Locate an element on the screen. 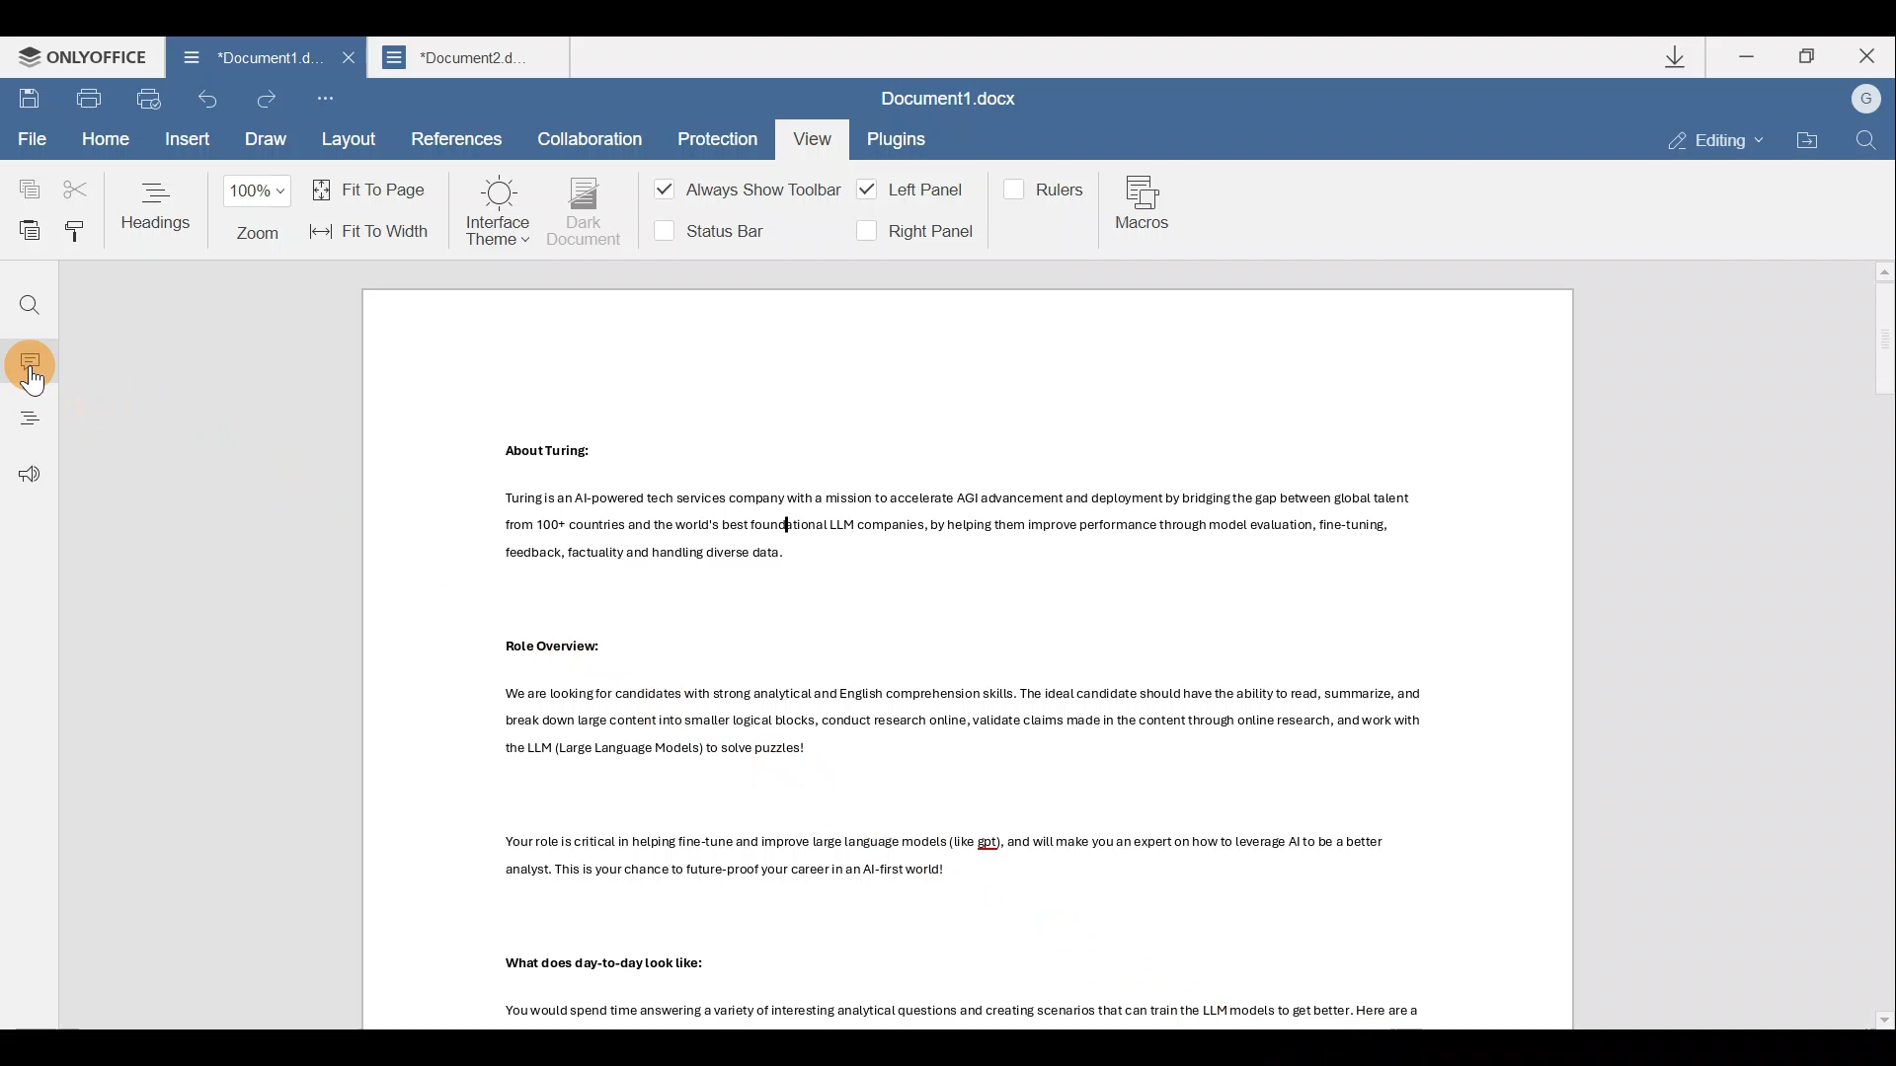 The height and width of the screenshot is (1066, 1896). Open file location is located at coordinates (1805, 140).